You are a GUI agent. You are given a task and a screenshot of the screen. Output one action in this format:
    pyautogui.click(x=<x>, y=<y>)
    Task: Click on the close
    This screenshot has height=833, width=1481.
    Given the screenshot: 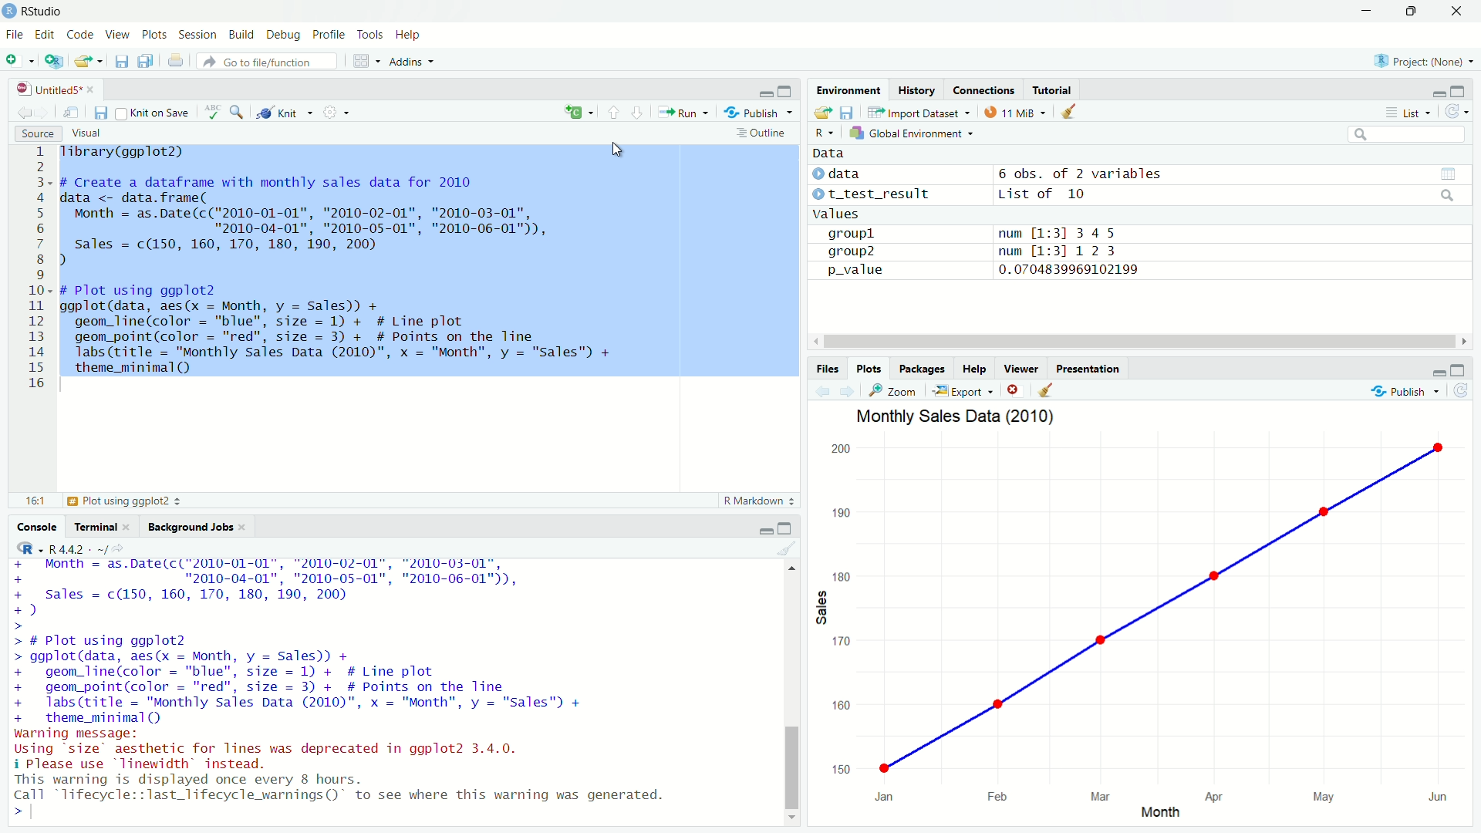 What is the action you would take?
    pyautogui.click(x=1016, y=390)
    